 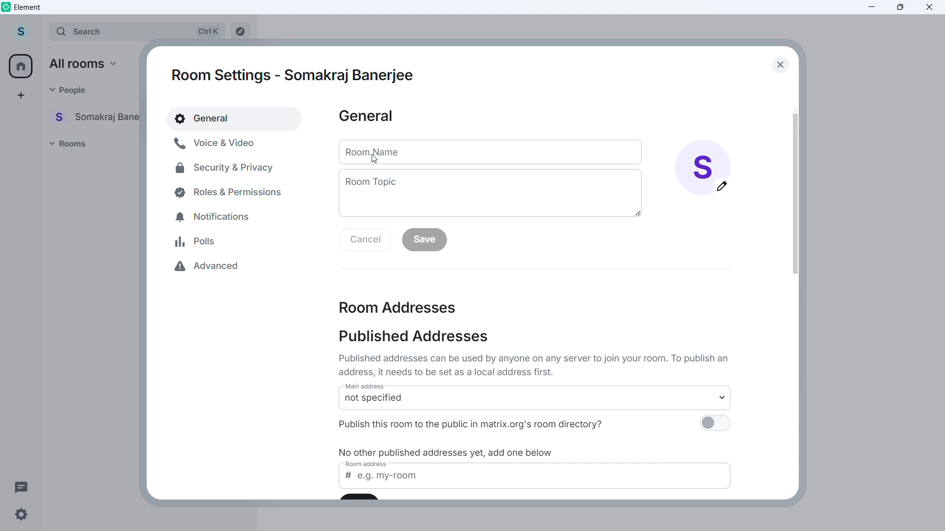 What do you see at coordinates (214, 267) in the screenshot?
I see `Advanced ` at bounding box center [214, 267].